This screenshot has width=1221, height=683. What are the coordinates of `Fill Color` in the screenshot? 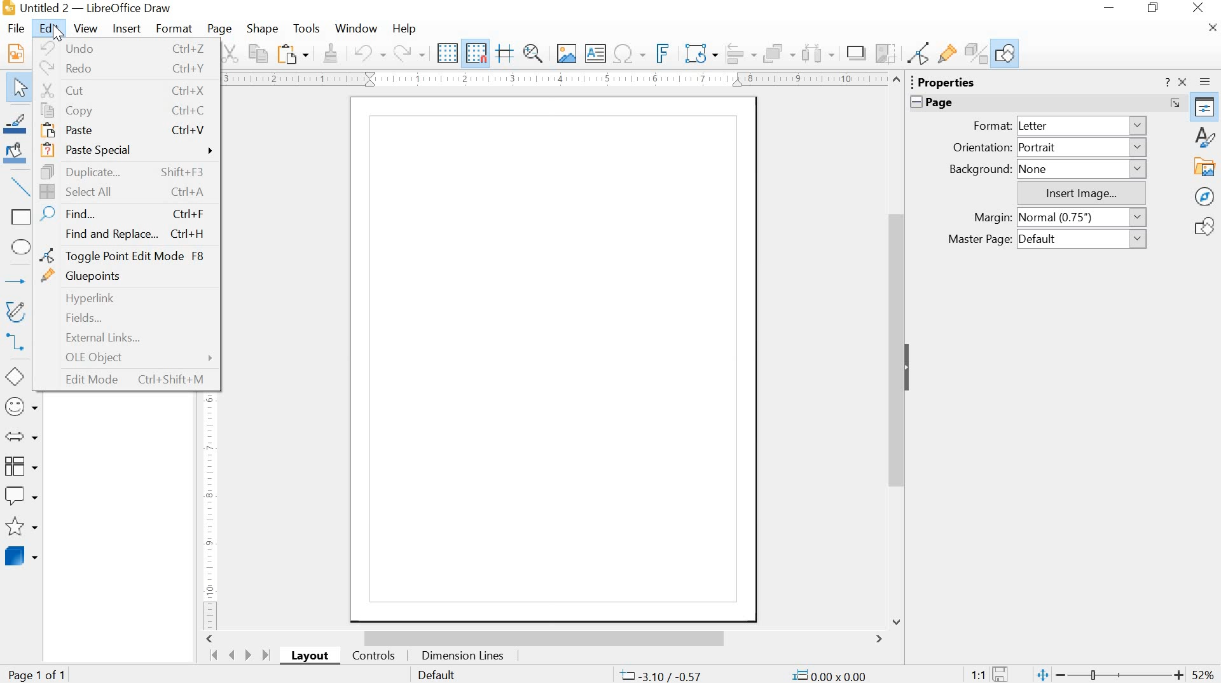 It's located at (20, 155).